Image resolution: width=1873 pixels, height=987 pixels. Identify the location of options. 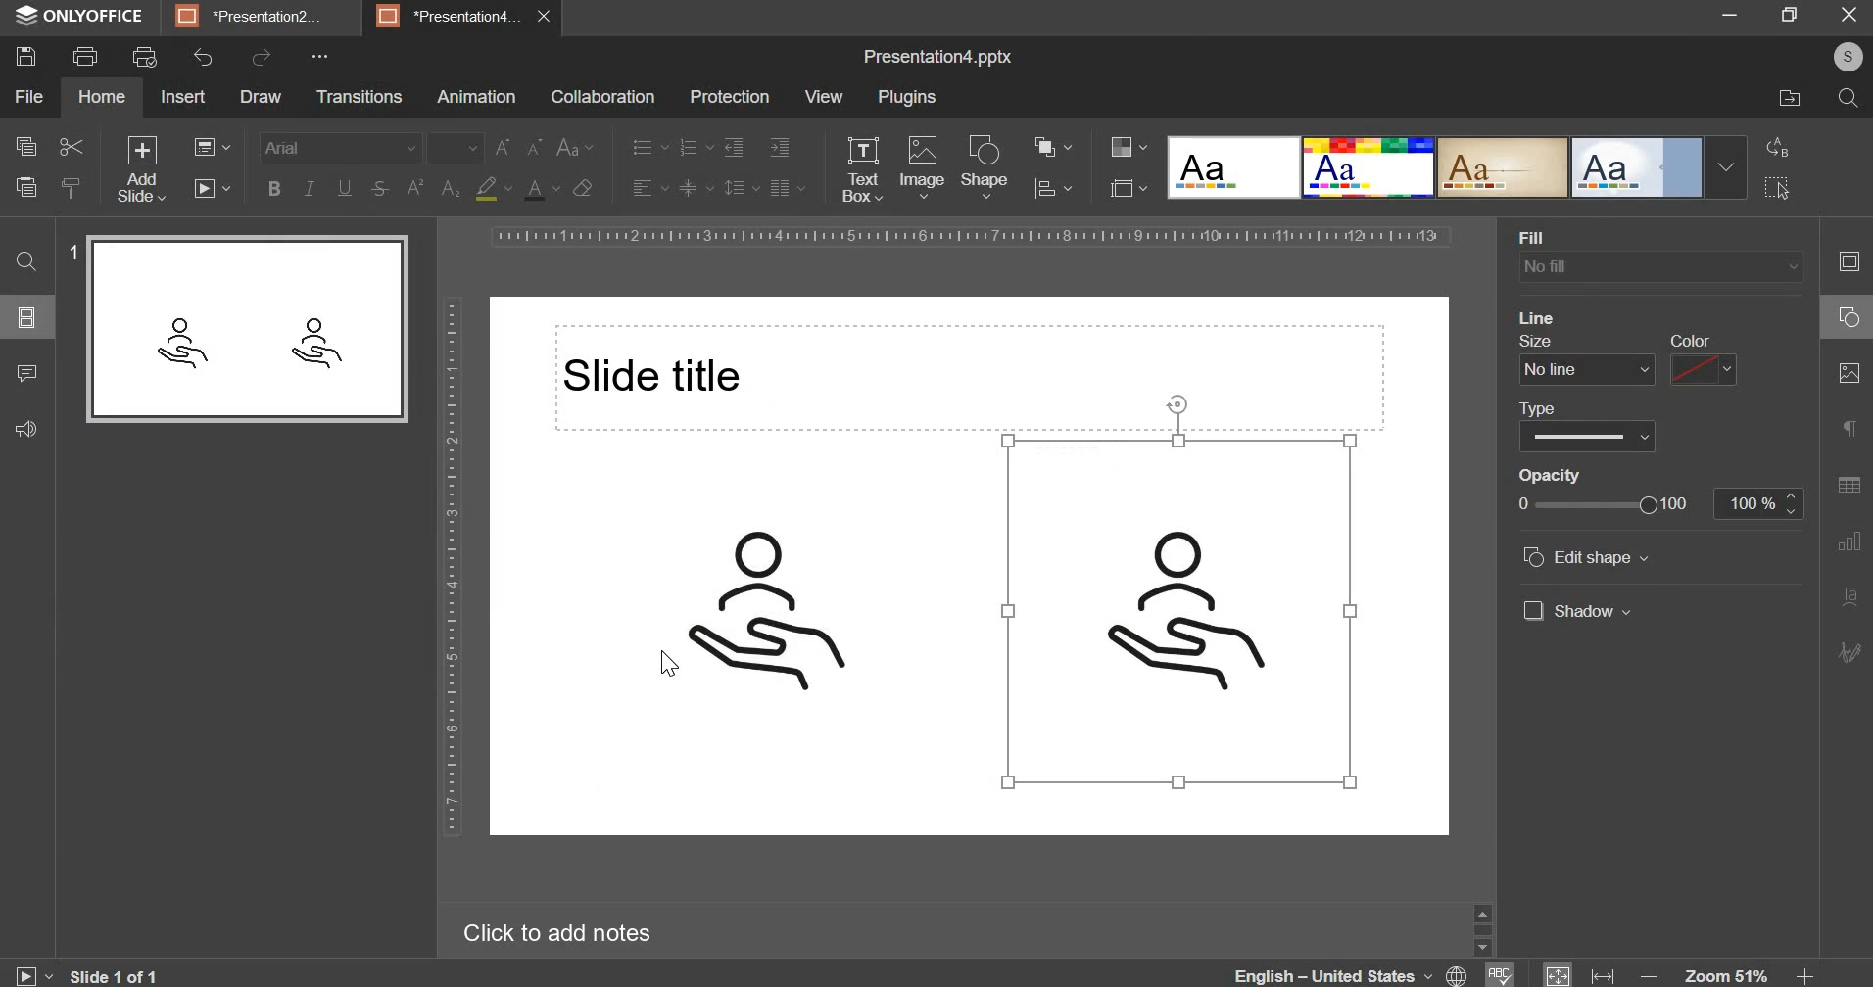
(325, 56).